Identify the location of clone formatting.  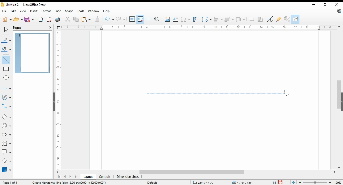
(98, 19).